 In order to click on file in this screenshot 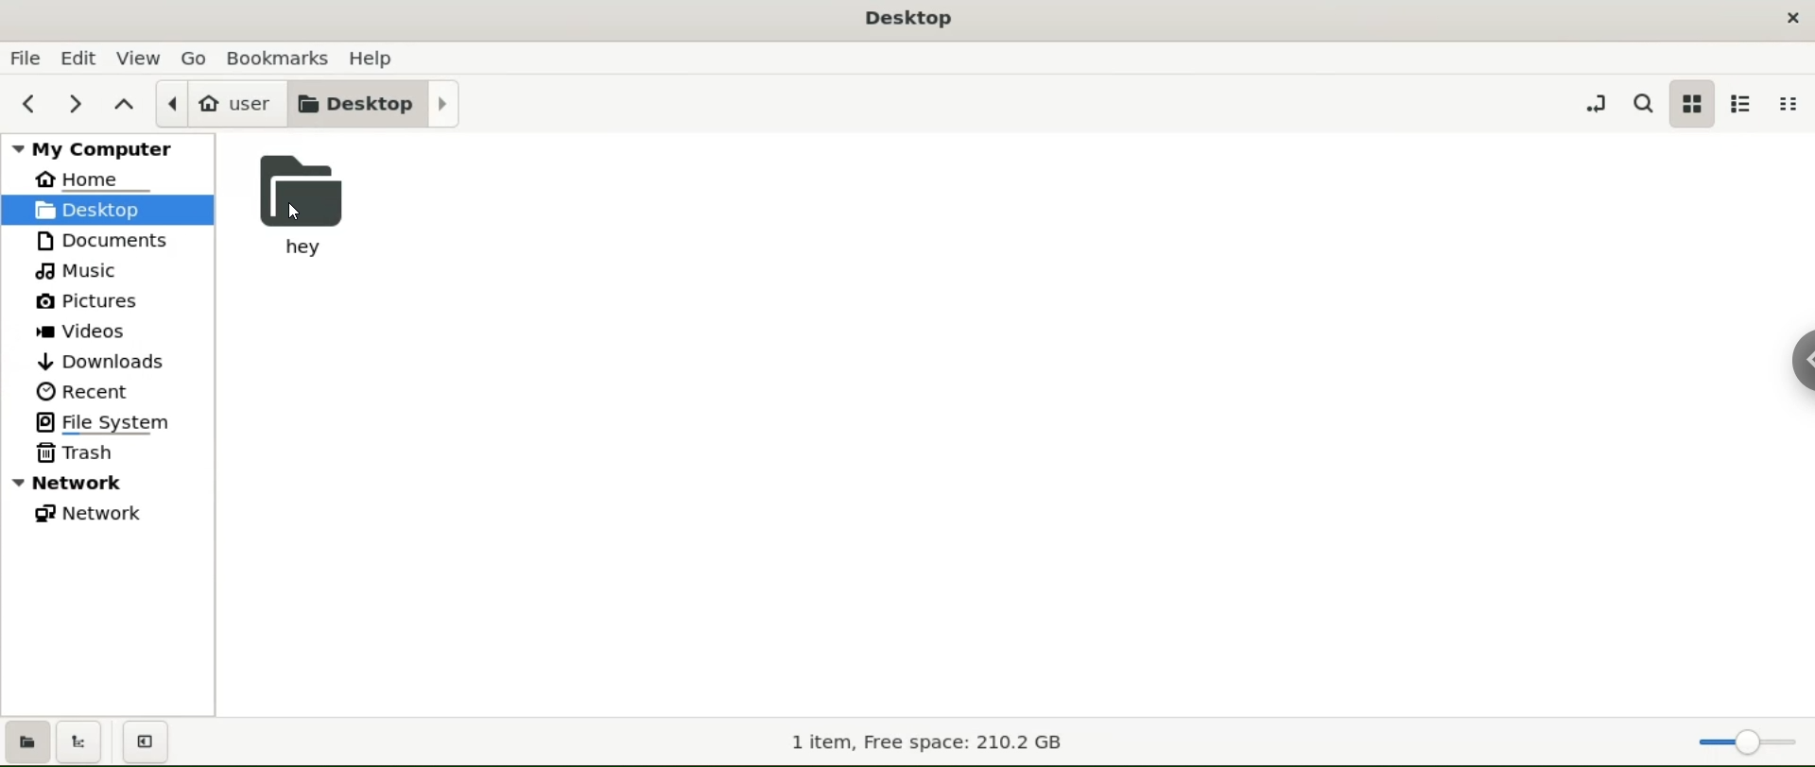, I will do `click(25, 58)`.